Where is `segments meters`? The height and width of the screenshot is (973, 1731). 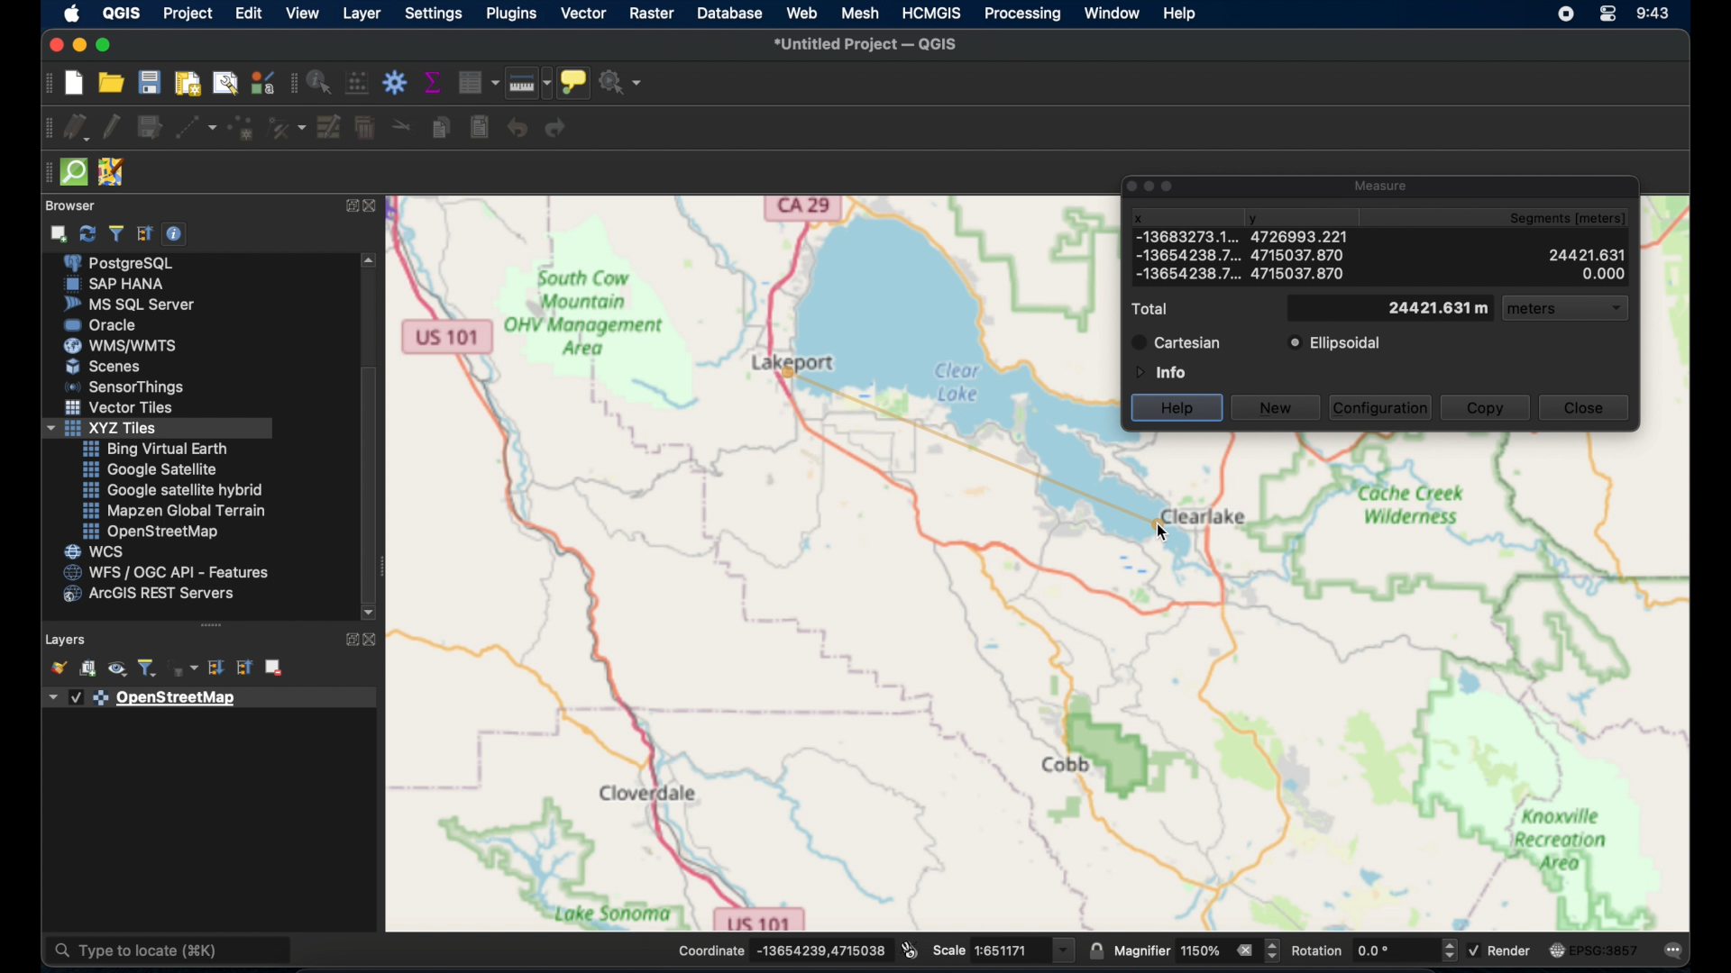 segments meters is located at coordinates (1576, 219).